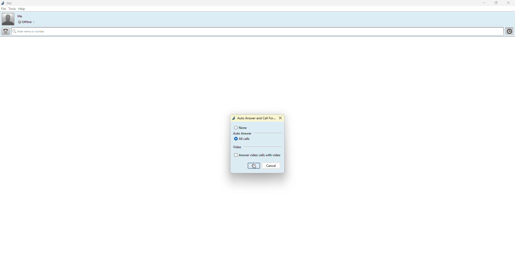 Image resolution: width=515 pixels, height=276 pixels. What do you see at coordinates (257, 155) in the screenshot?
I see `answer video calls with video` at bounding box center [257, 155].